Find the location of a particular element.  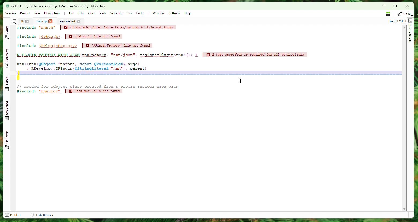

code browser is located at coordinates (42, 215).